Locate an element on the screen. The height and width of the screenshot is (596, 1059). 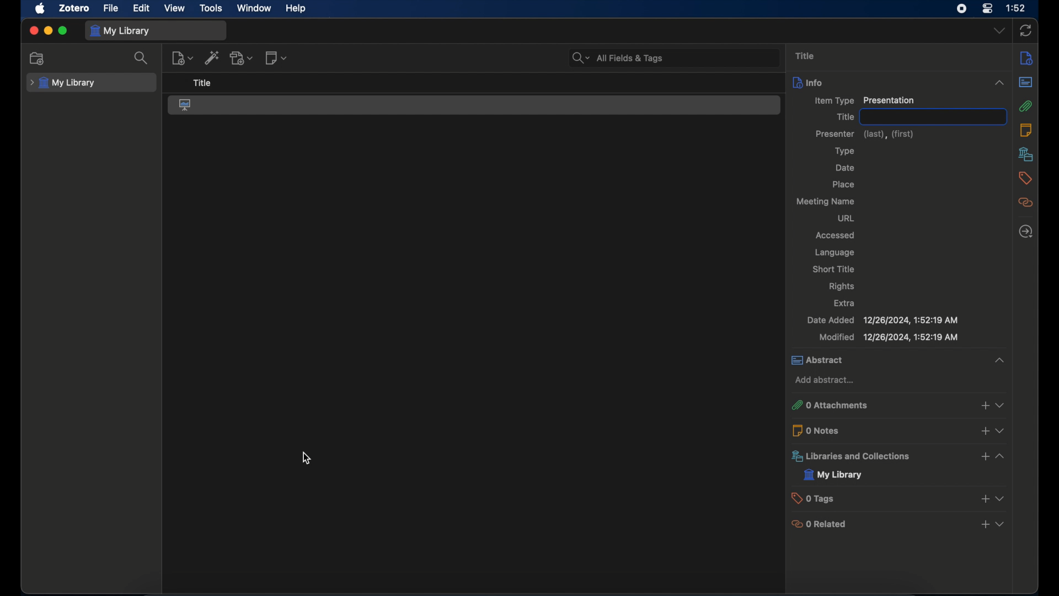
rights is located at coordinates (843, 287).